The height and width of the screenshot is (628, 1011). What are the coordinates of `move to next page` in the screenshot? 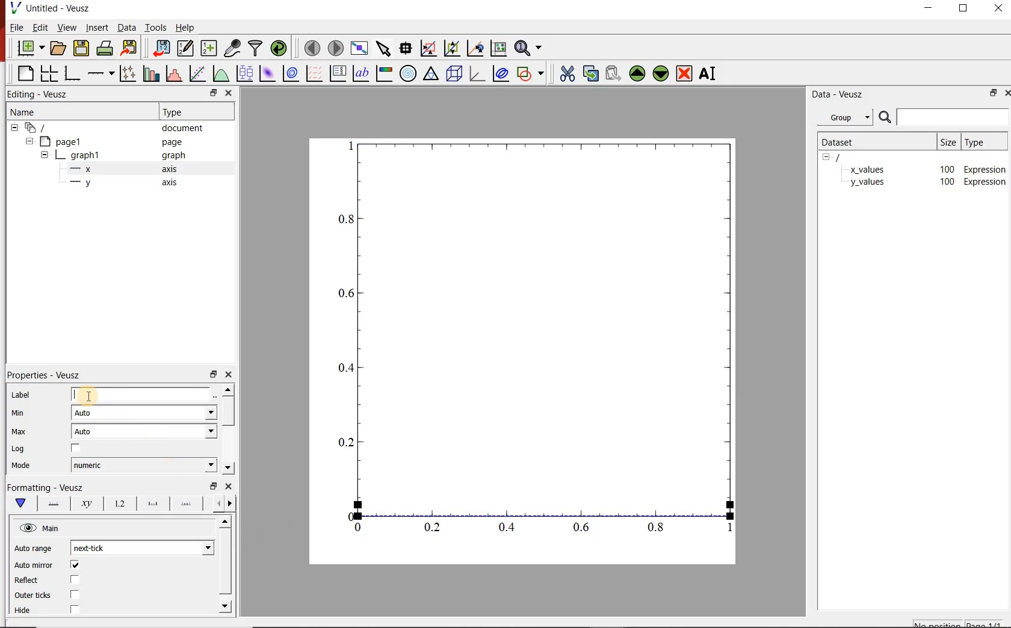 It's located at (336, 48).